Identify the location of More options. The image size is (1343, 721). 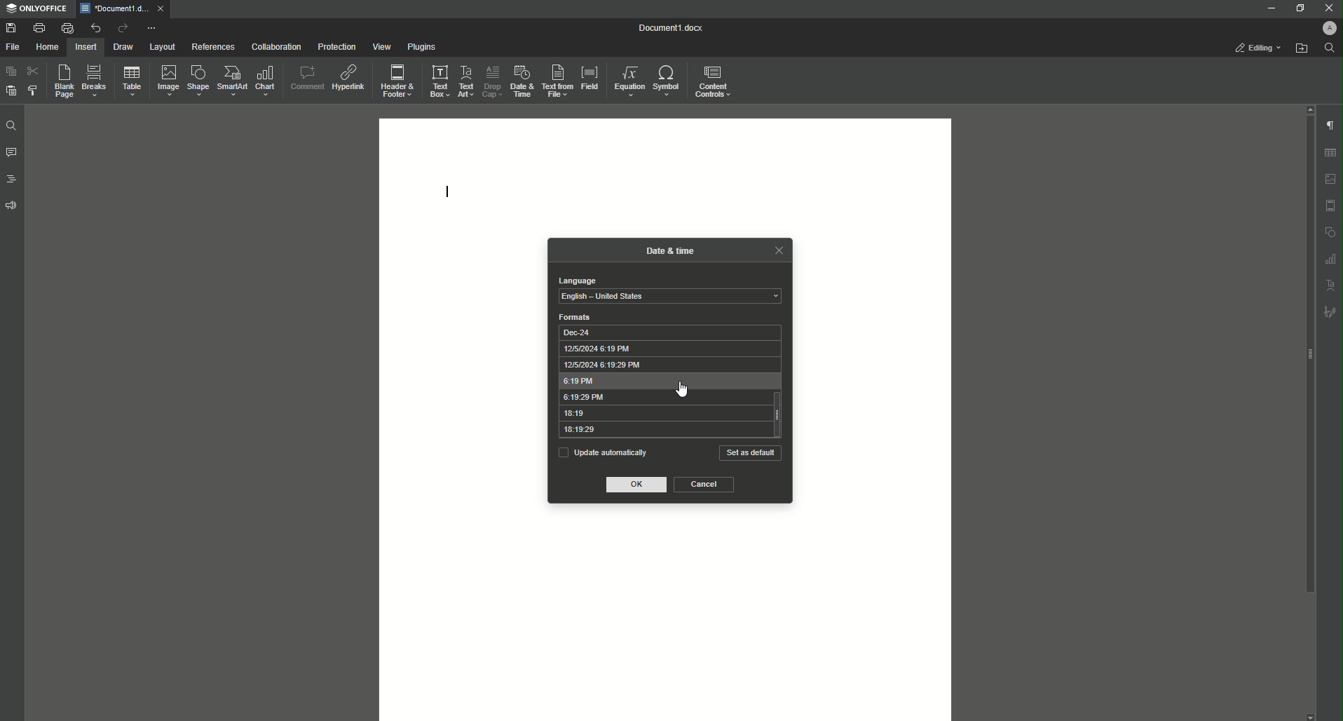
(153, 28).